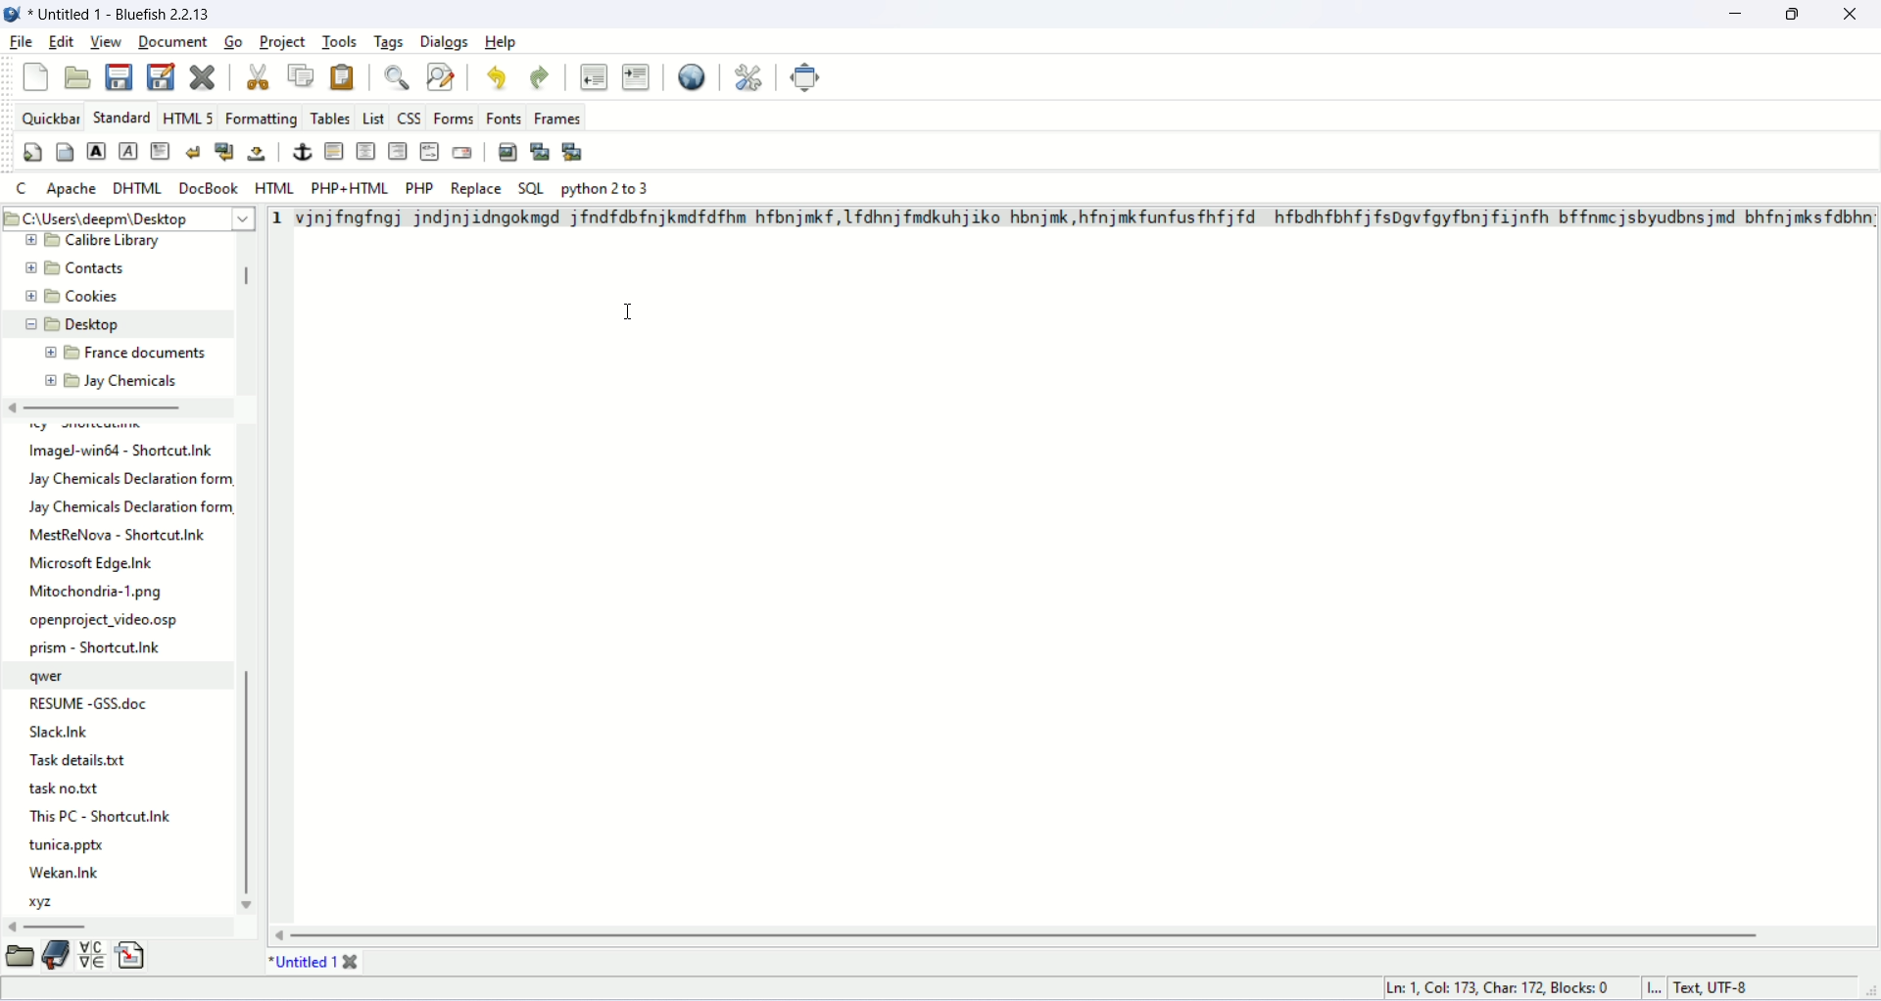 The image size is (1881, 1001). Describe the element at coordinates (259, 154) in the screenshot. I see `non-breaking space` at that location.